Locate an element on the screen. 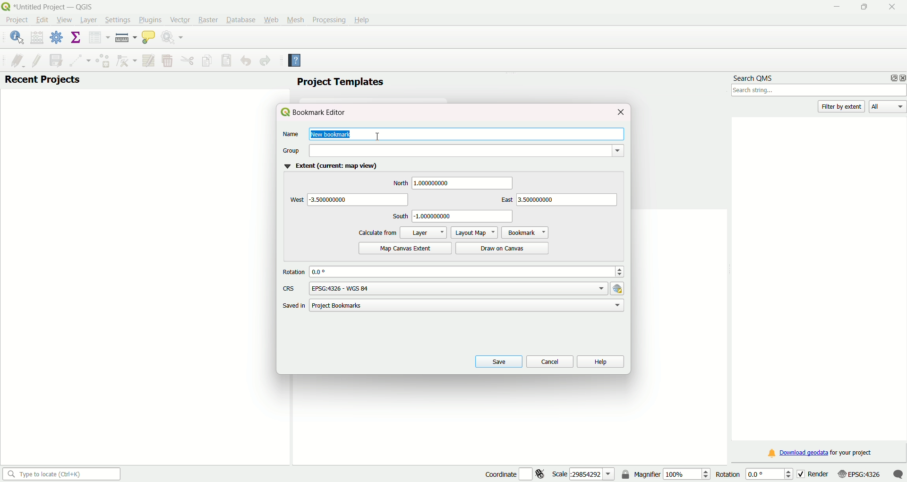  rotation is located at coordinates (751, 473).